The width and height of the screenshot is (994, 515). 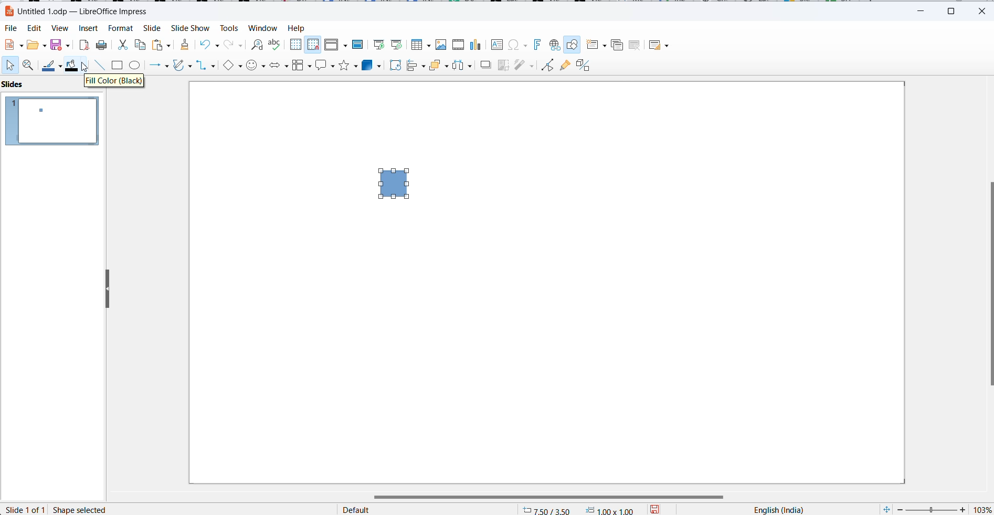 What do you see at coordinates (137, 66) in the screenshot?
I see `ellipse` at bounding box center [137, 66].